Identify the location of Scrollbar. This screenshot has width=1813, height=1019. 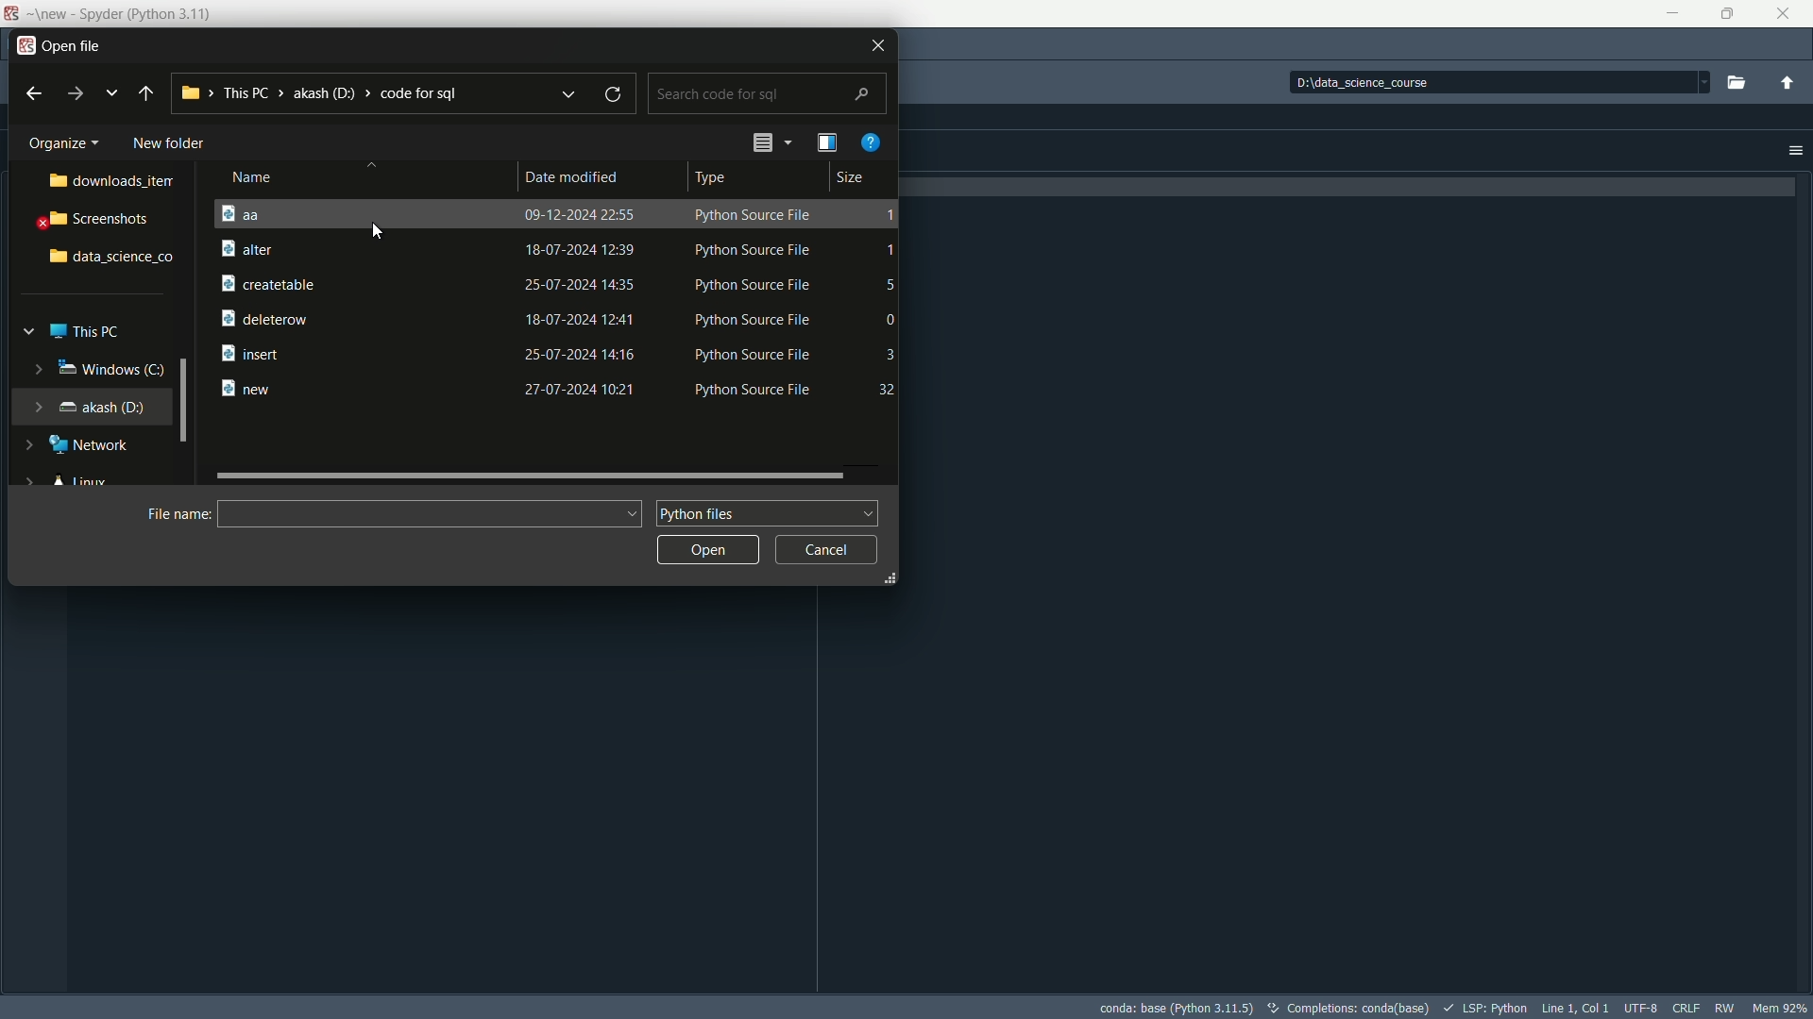
(185, 402).